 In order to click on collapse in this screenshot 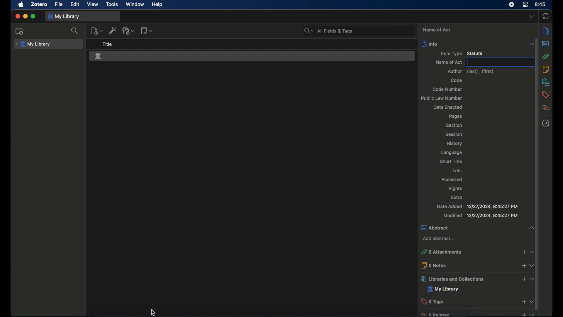, I will do `click(532, 228)`.